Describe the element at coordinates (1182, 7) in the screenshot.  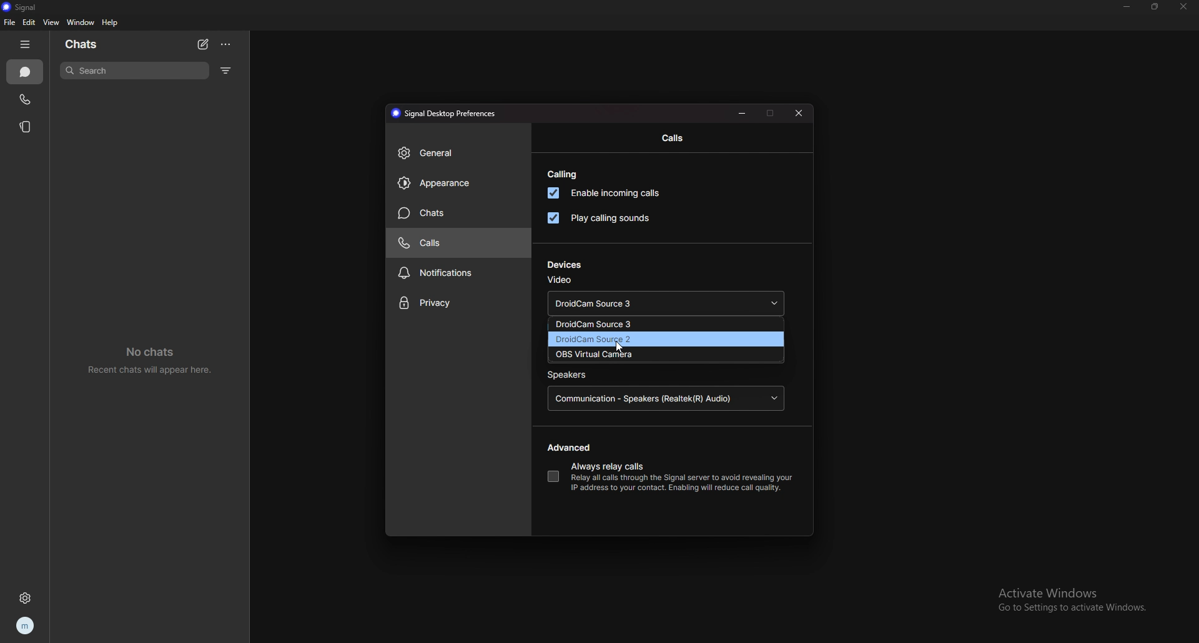
I see `close` at that location.